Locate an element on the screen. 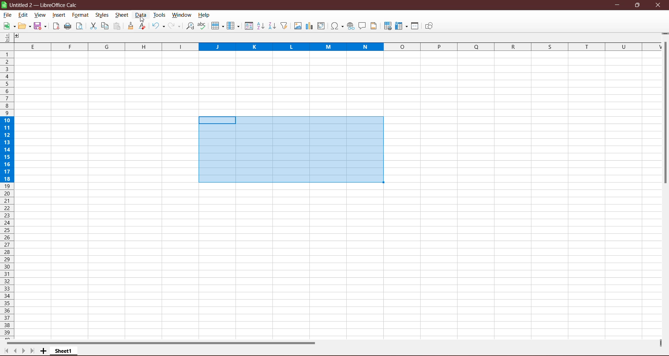 This screenshot has height=356, width=669. AutoFilter is located at coordinates (285, 26).